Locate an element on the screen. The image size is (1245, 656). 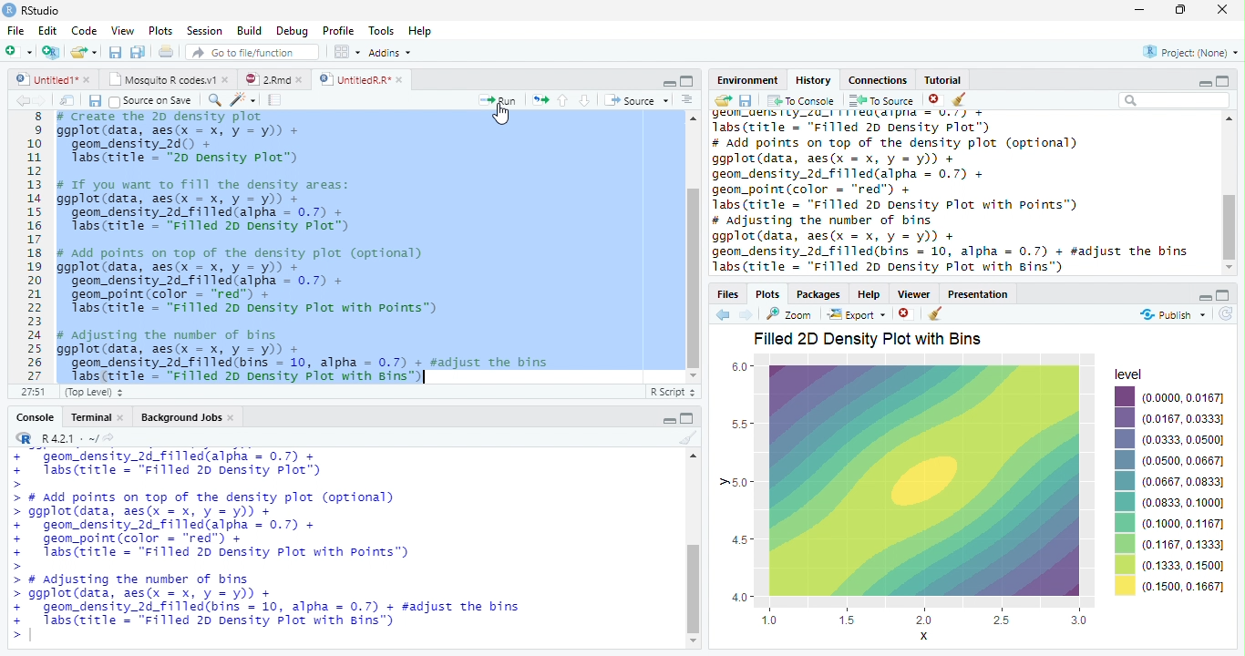
Publish is located at coordinates (1172, 314).